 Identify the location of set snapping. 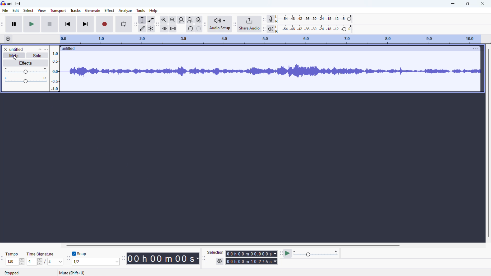
(96, 262).